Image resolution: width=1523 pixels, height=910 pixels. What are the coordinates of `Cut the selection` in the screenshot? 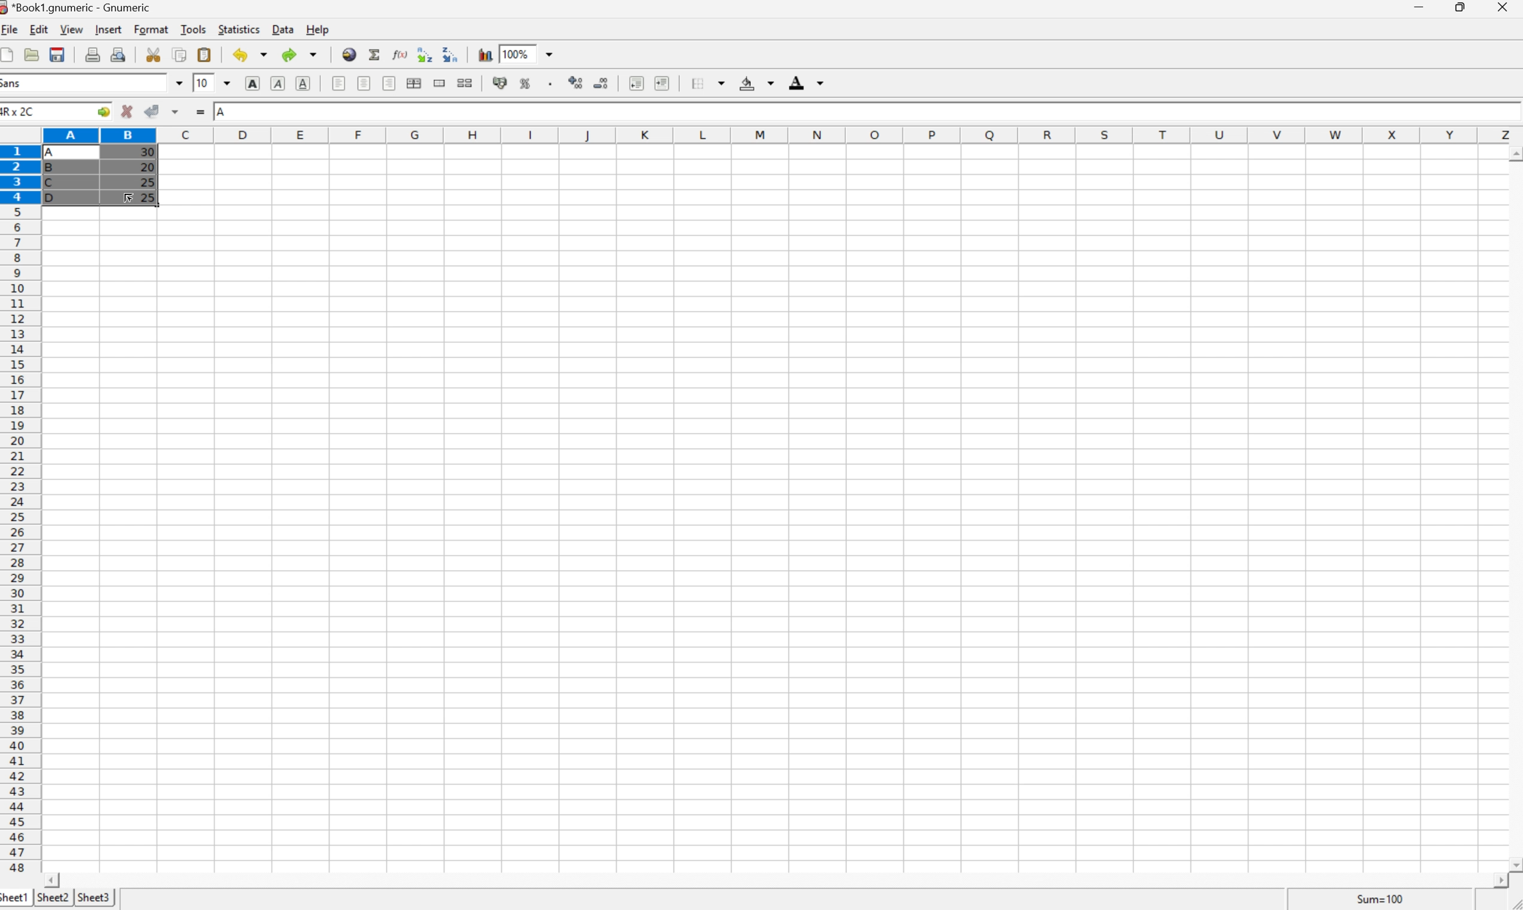 It's located at (156, 55).